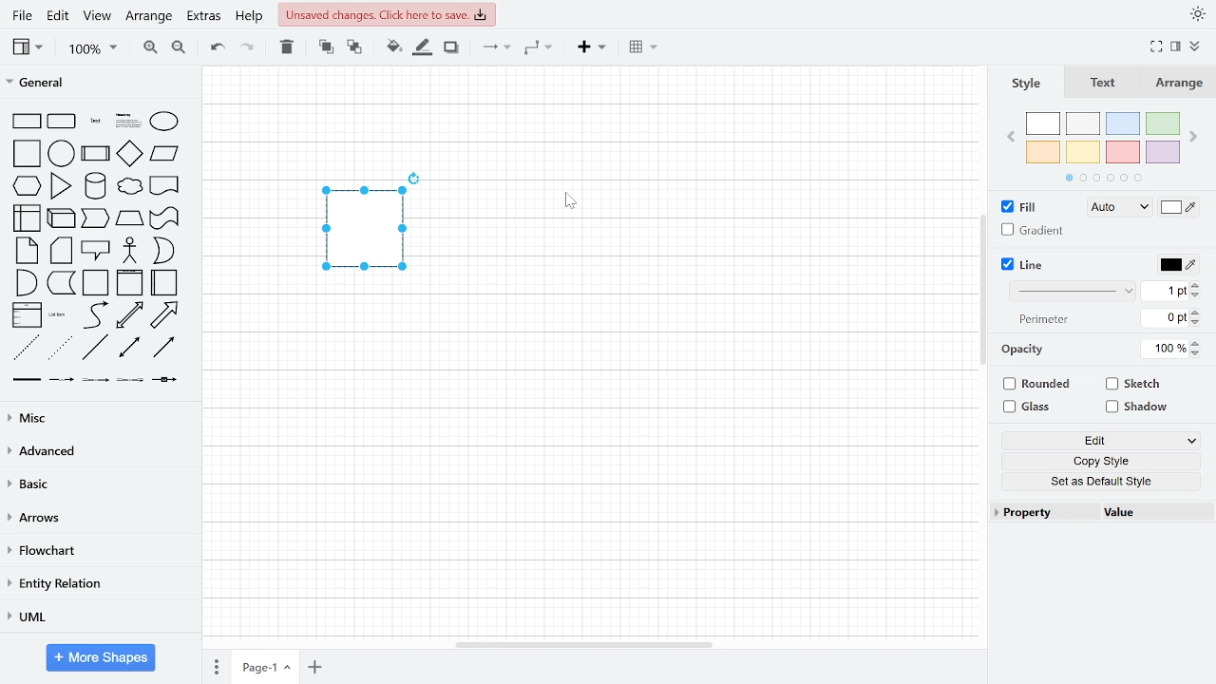 Image resolution: width=1216 pixels, height=684 pixels. What do you see at coordinates (61, 380) in the screenshot?
I see `connector with label` at bounding box center [61, 380].